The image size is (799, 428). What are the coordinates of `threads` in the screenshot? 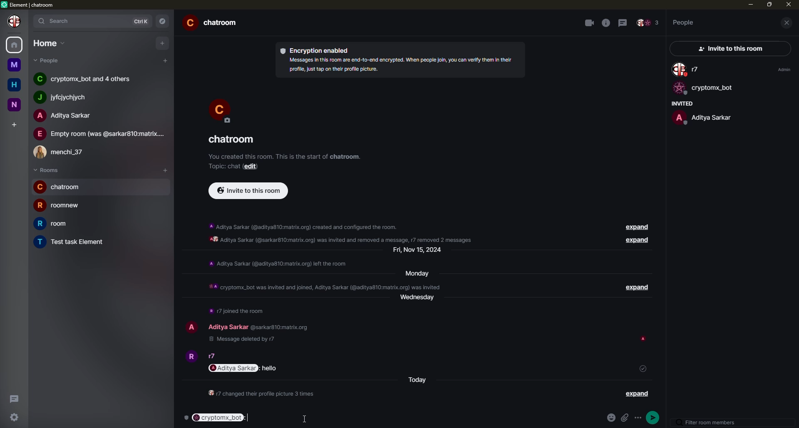 It's located at (12, 398).